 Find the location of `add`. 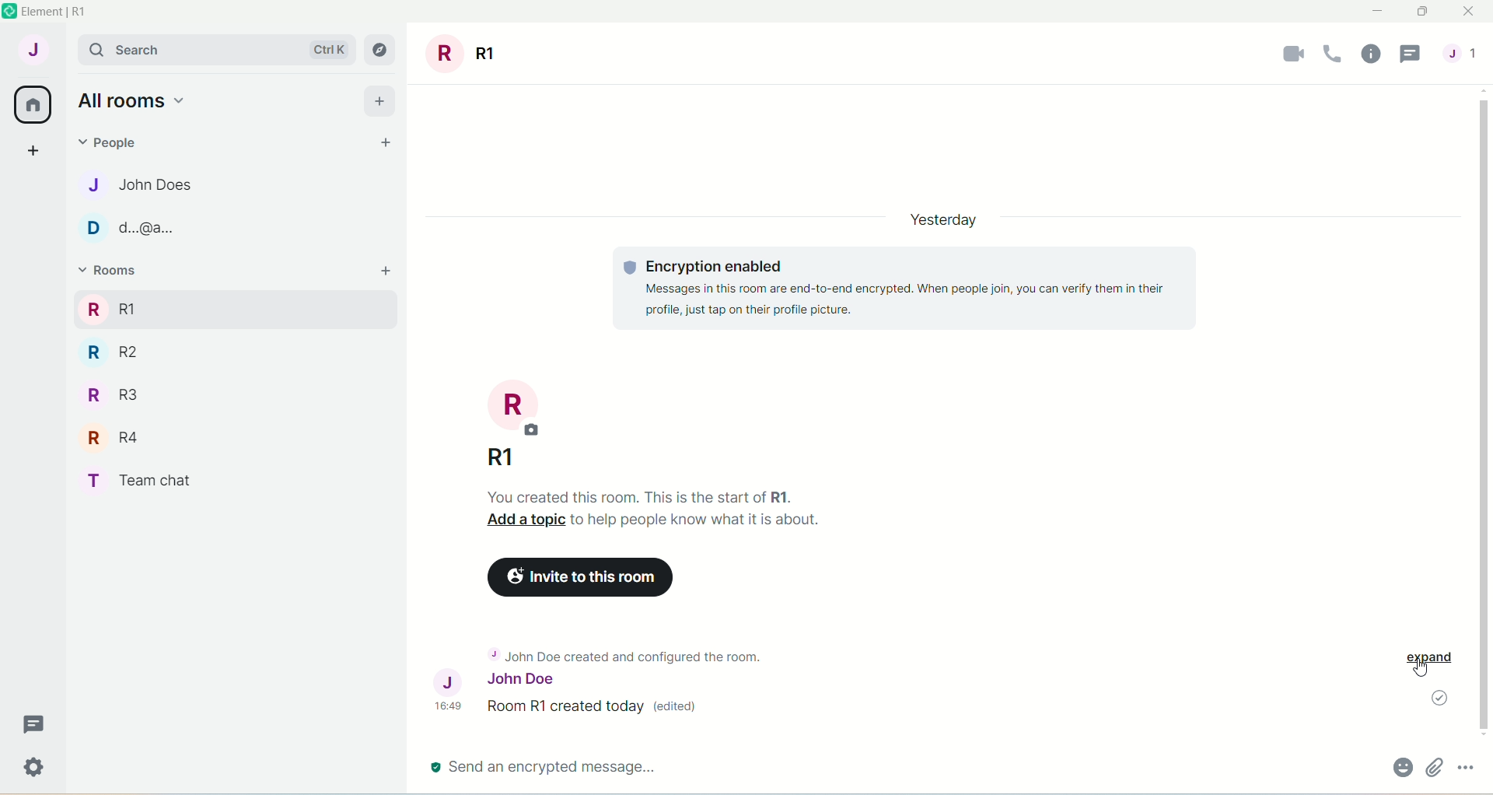

add is located at coordinates (382, 100).